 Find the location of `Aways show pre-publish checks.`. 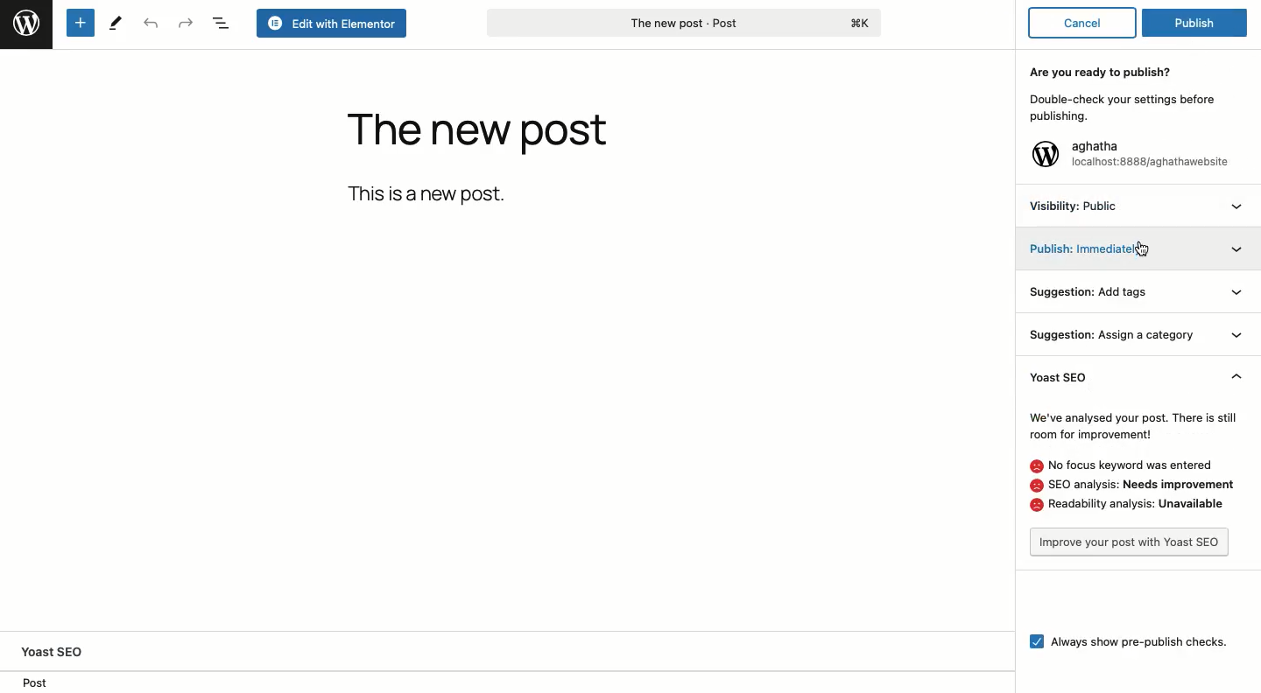

Aways show pre-publish checks. is located at coordinates (1122, 641).